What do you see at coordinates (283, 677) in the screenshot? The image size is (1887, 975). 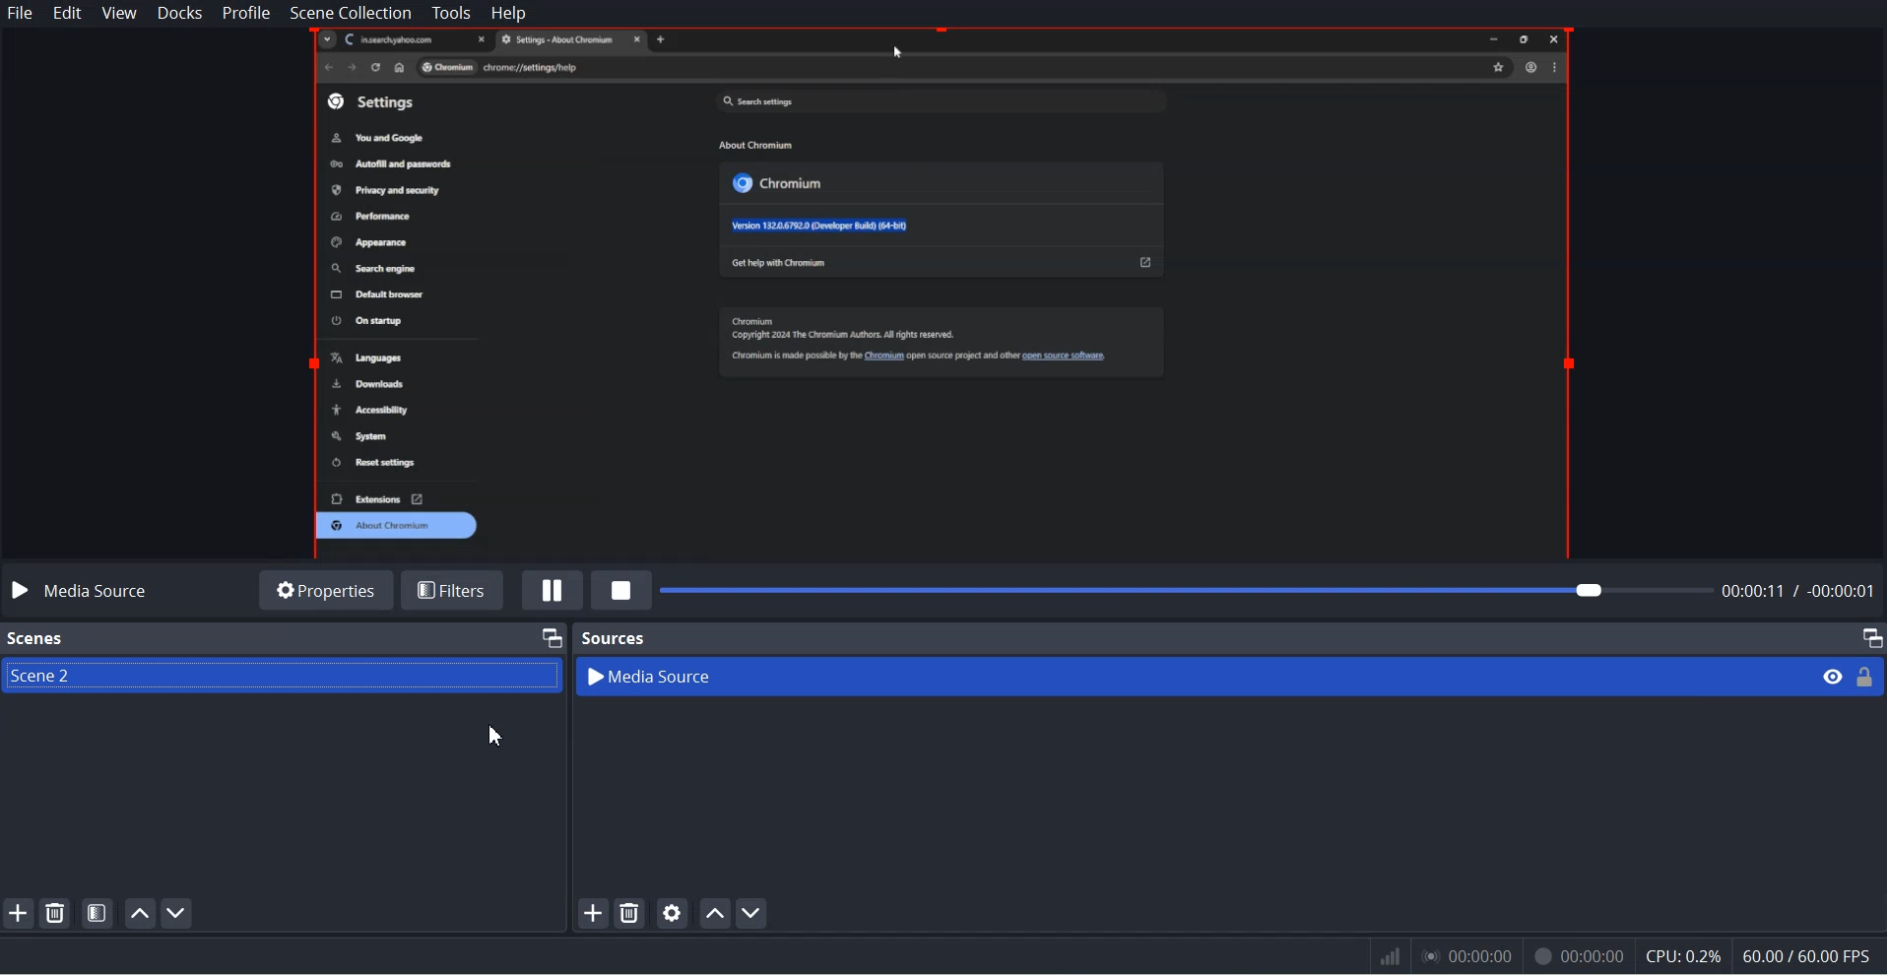 I see `Scene` at bounding box center [283, 677].